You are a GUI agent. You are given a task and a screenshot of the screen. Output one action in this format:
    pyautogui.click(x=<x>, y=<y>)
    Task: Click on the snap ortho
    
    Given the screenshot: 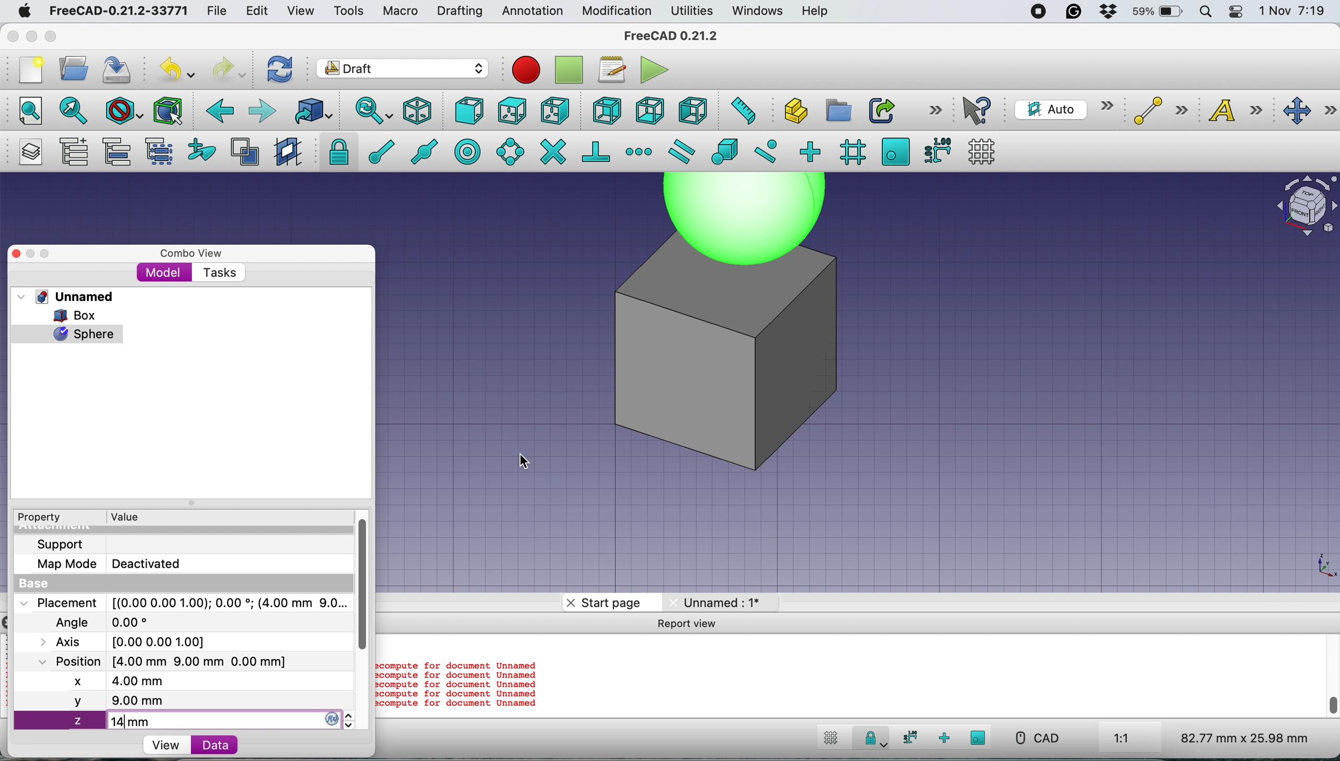 What is the action you would take?
    pyautogui.click(x=809, y=151)
    